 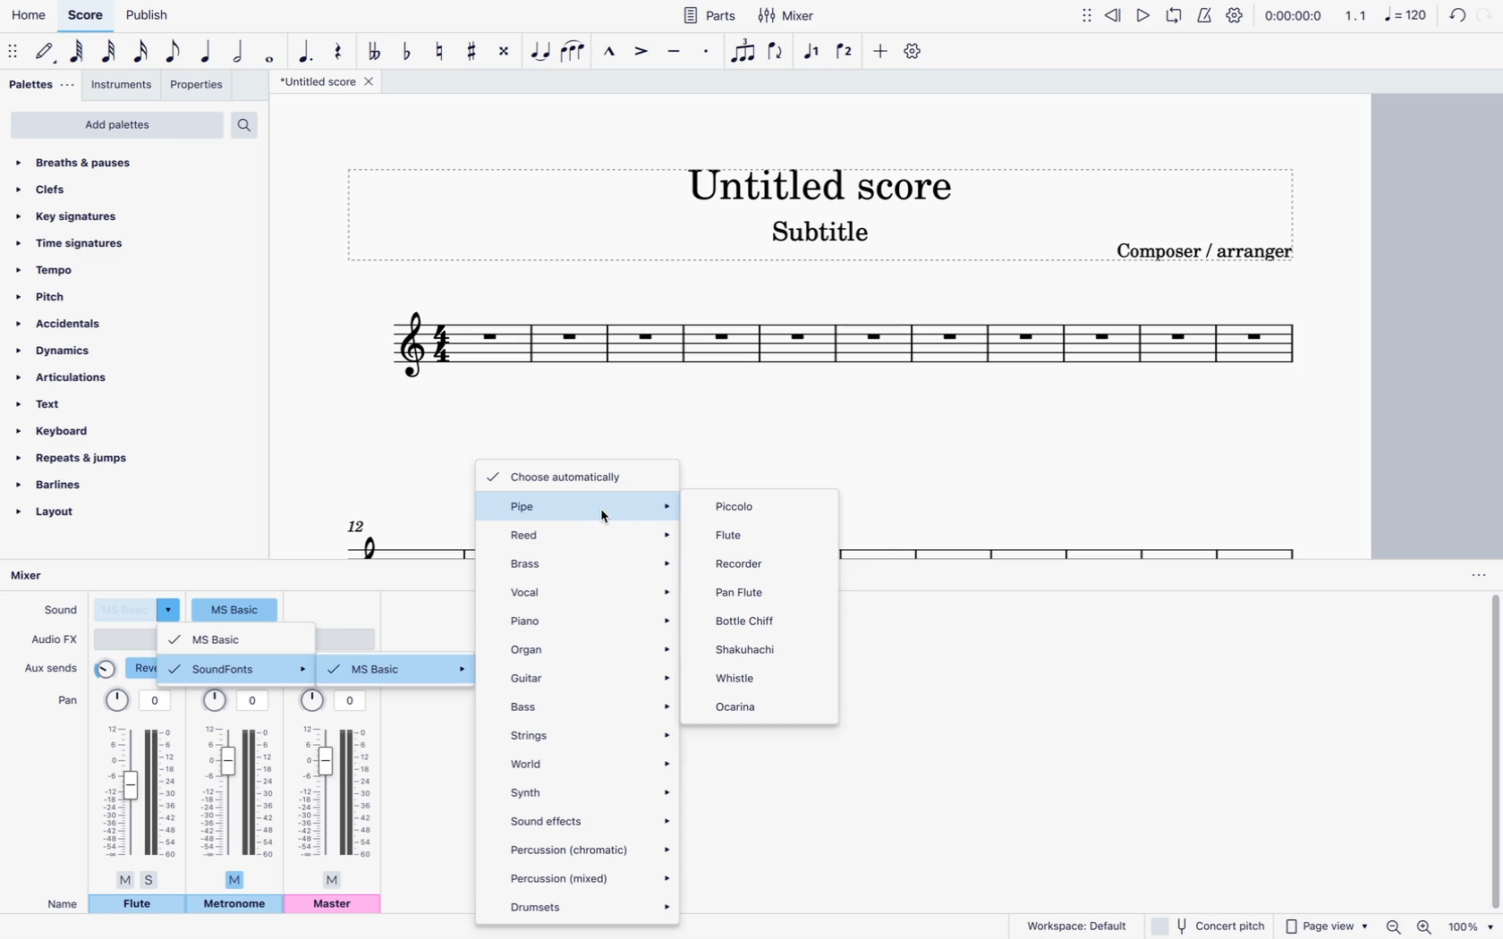 I want to click on piccolo, so click(x=768, y=507).